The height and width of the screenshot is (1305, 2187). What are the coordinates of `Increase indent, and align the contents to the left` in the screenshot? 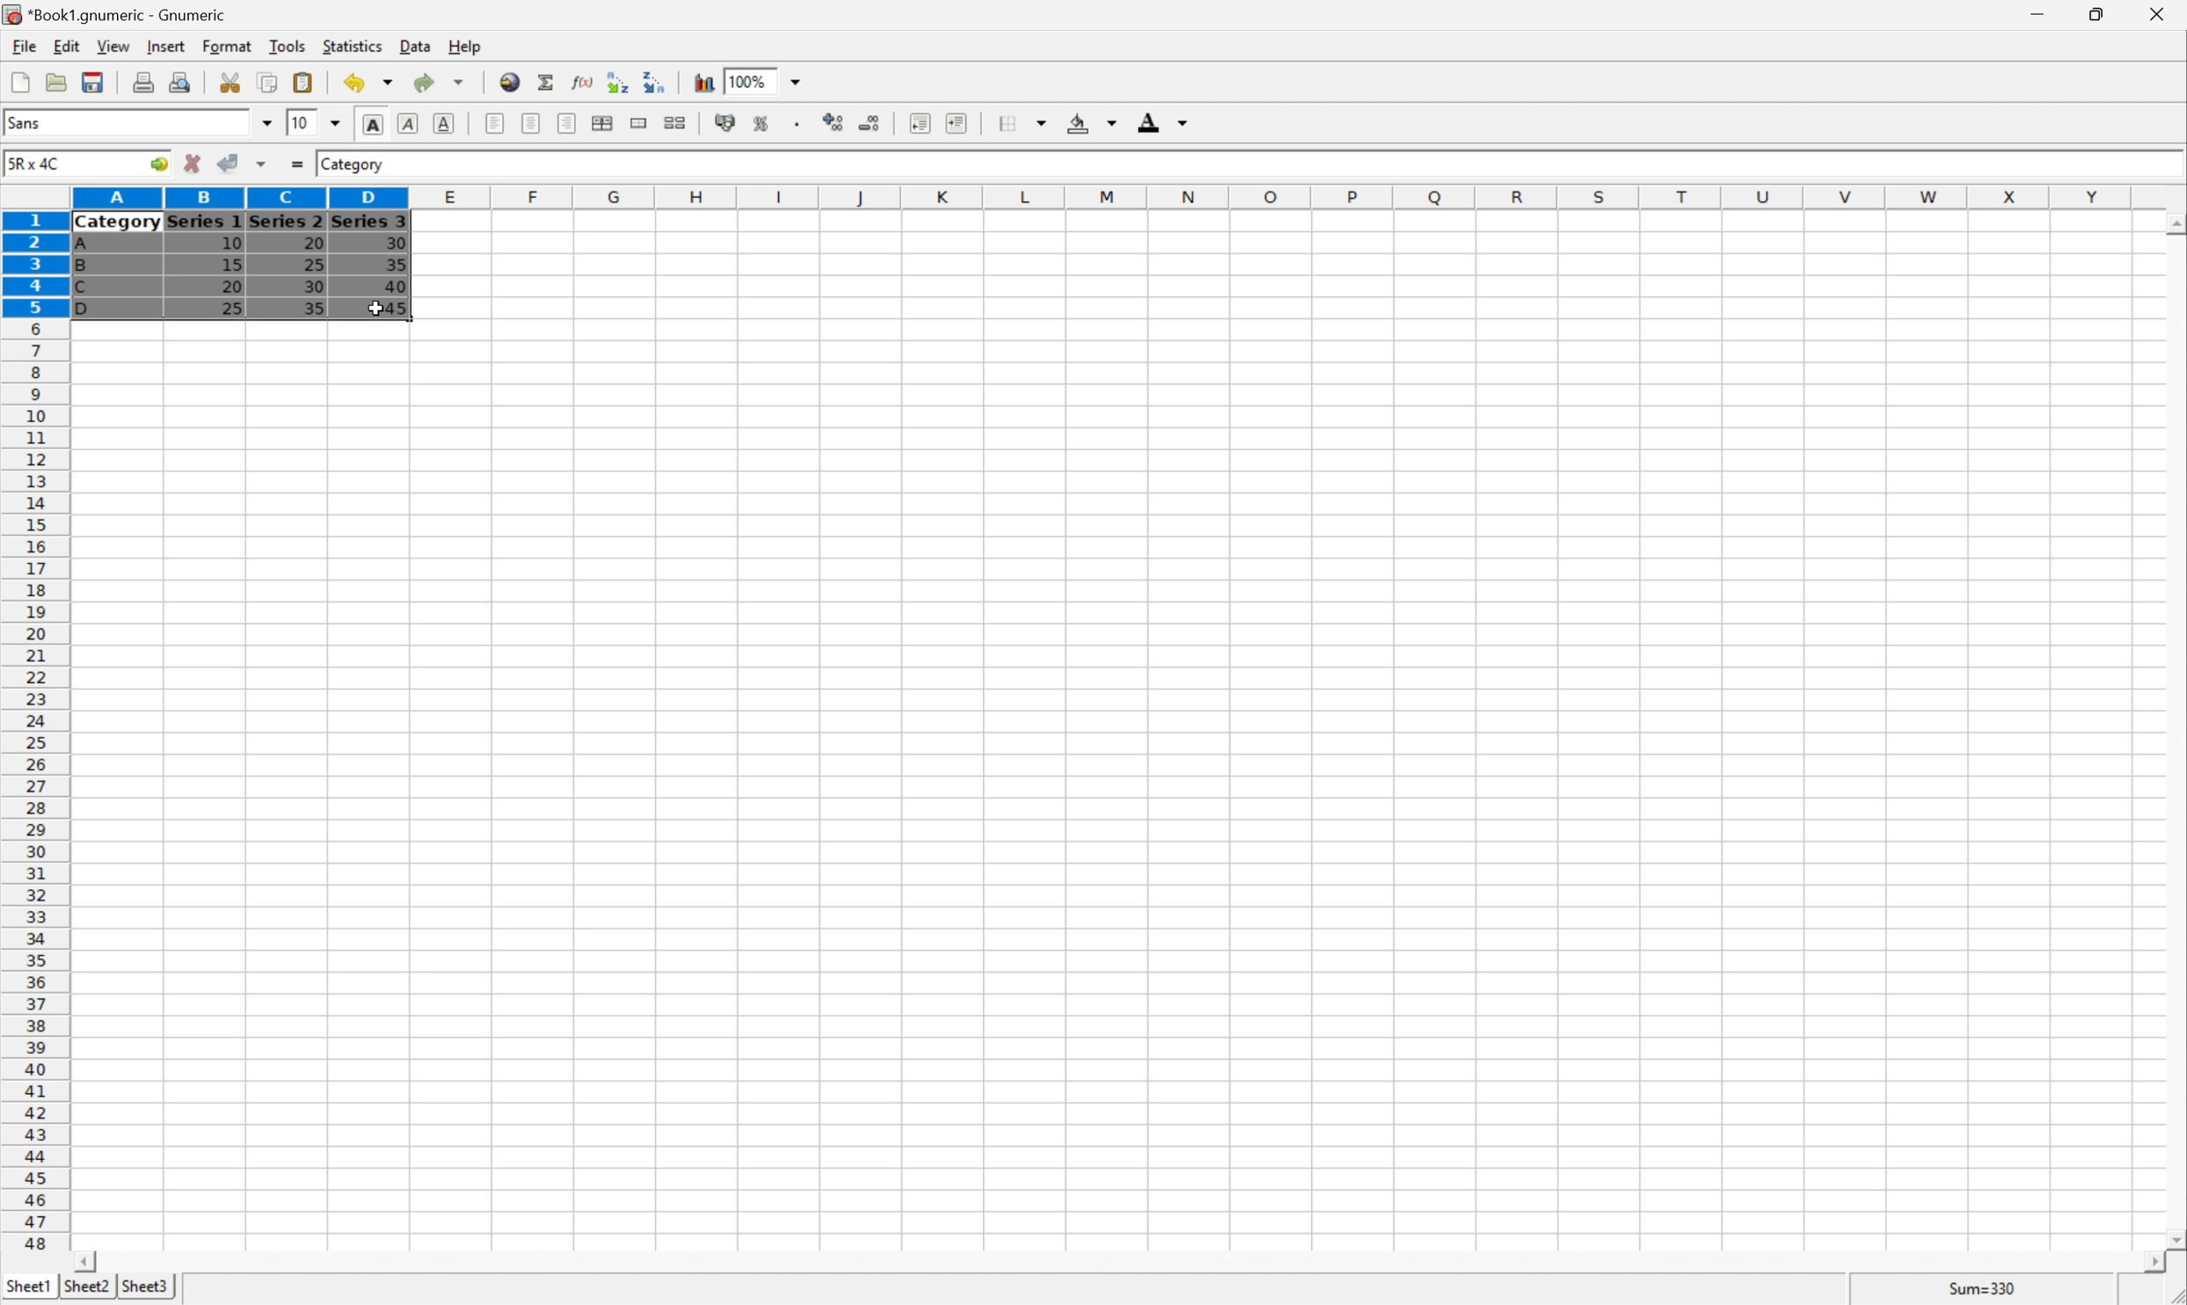 It's located at (956, 125).